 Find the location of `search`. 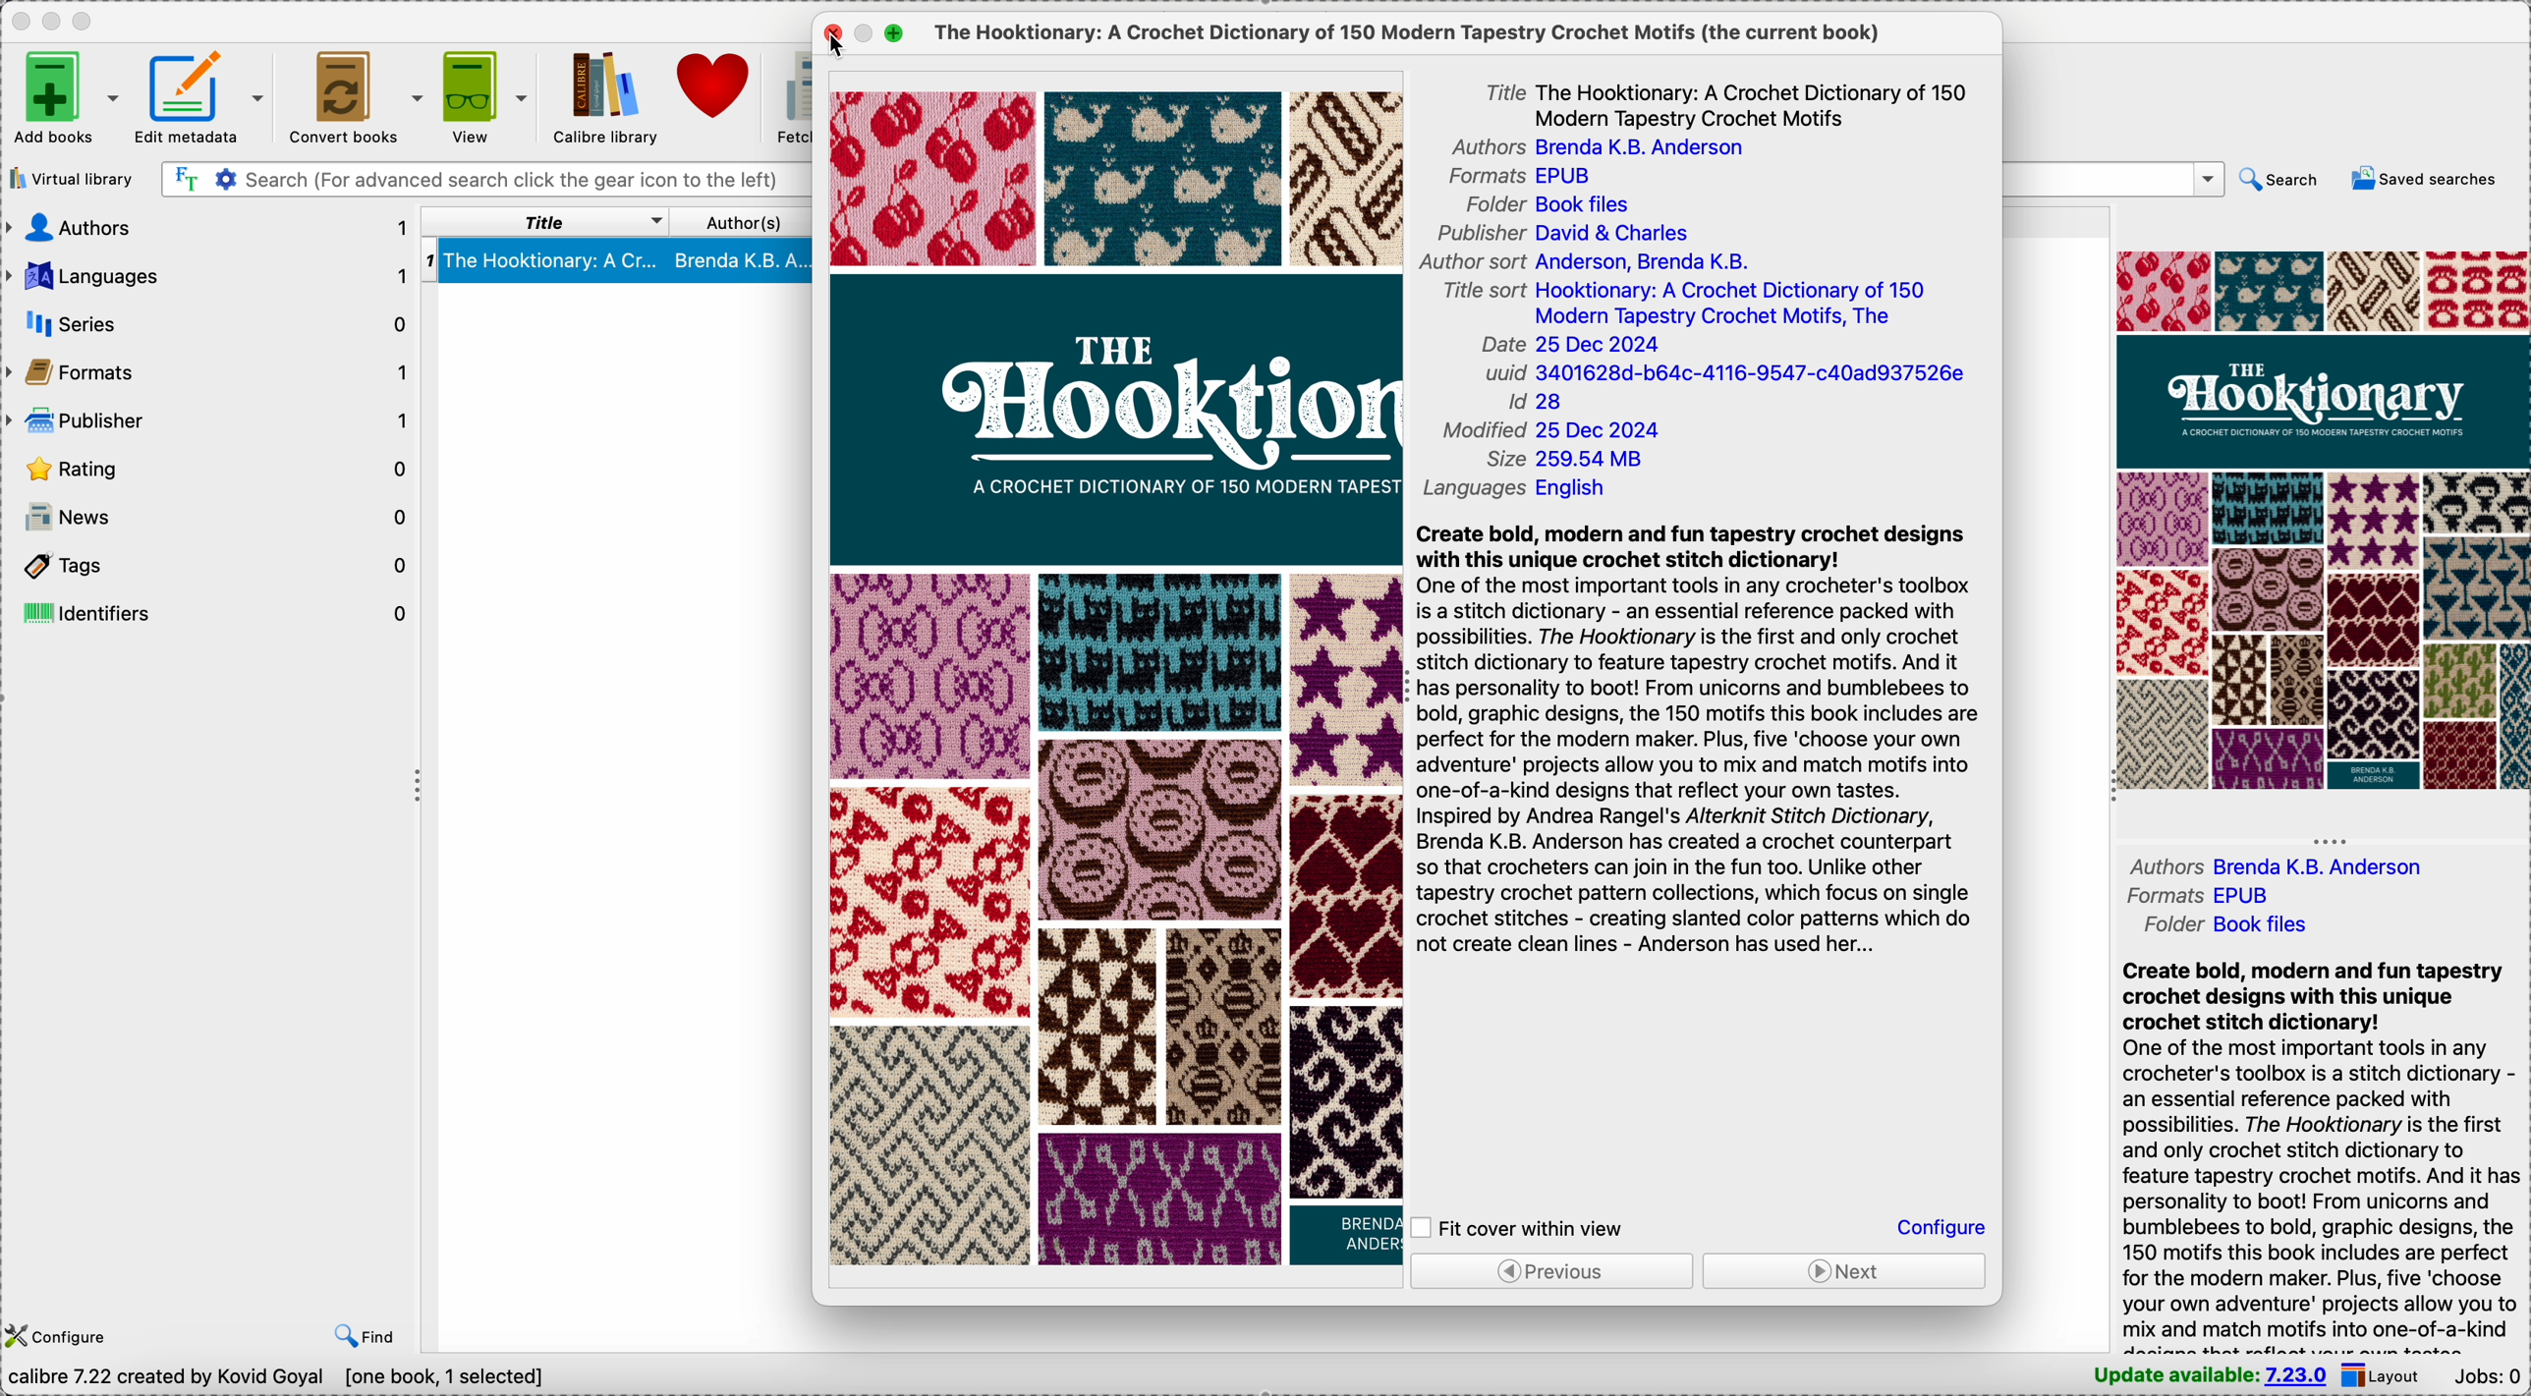

search is located at coordinates (2282, 177).